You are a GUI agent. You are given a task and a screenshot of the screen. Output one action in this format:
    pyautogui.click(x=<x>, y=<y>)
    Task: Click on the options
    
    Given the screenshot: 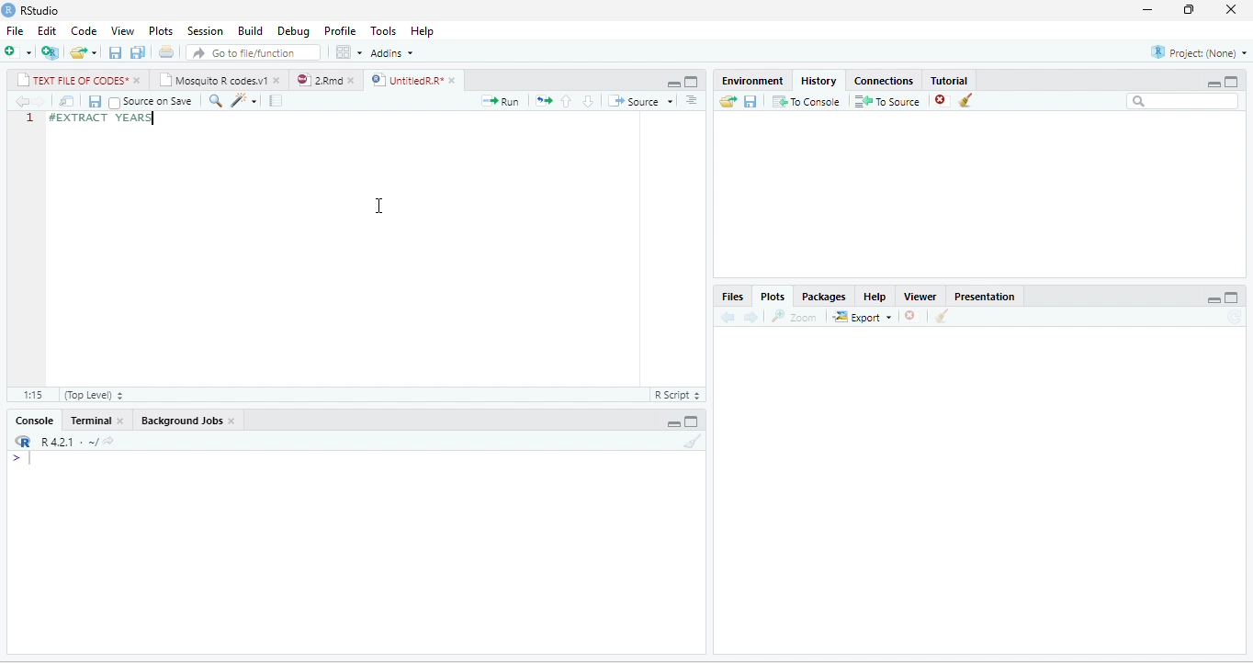 What is the action you would take?
    pyautogui.click(x=350, y=52)
    